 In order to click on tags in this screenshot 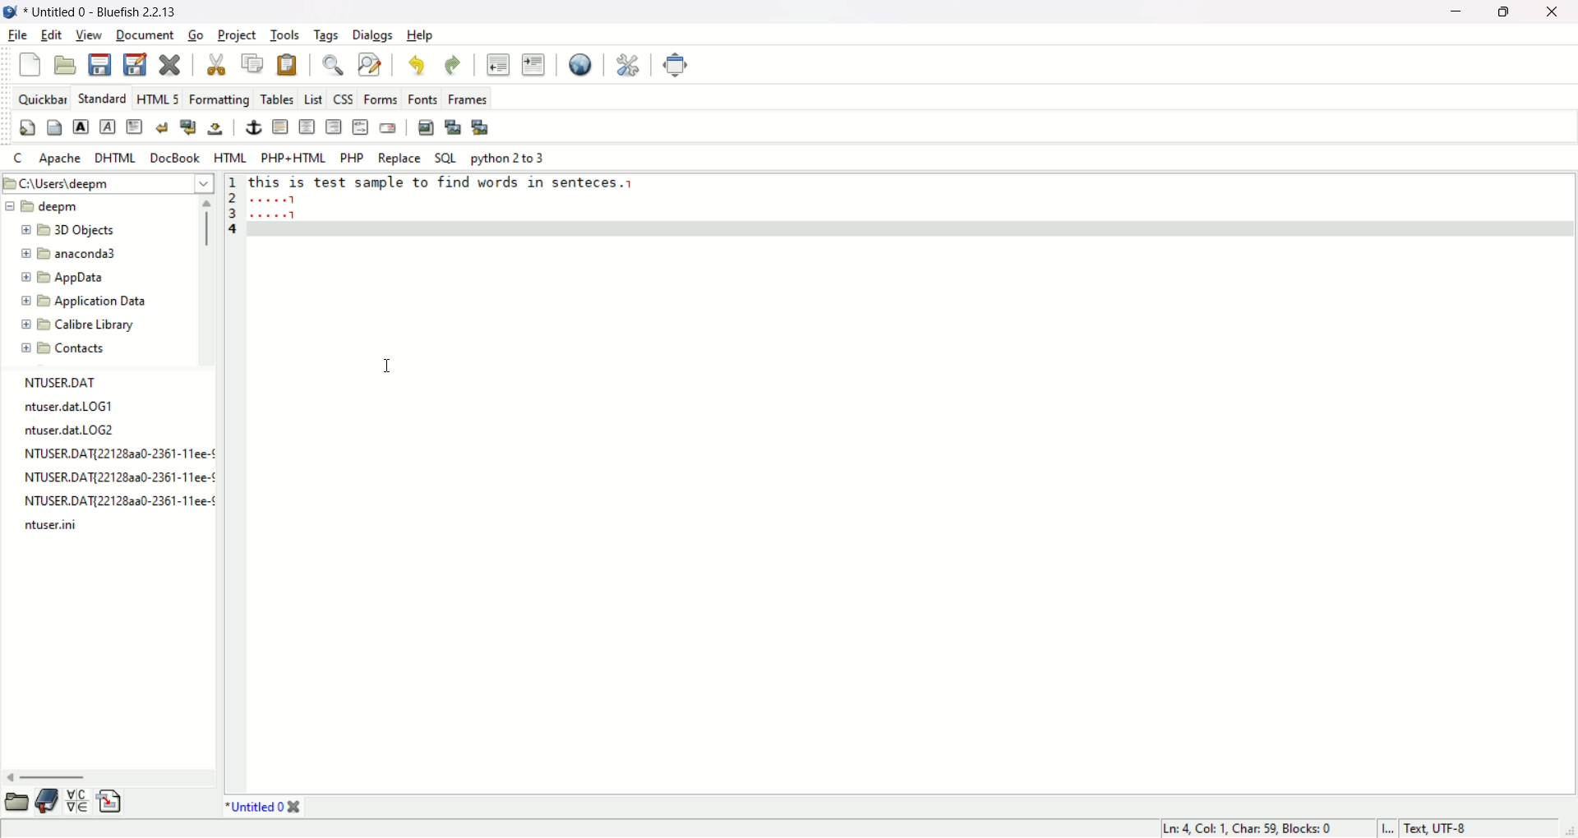, I will do `click(325, 35)`.